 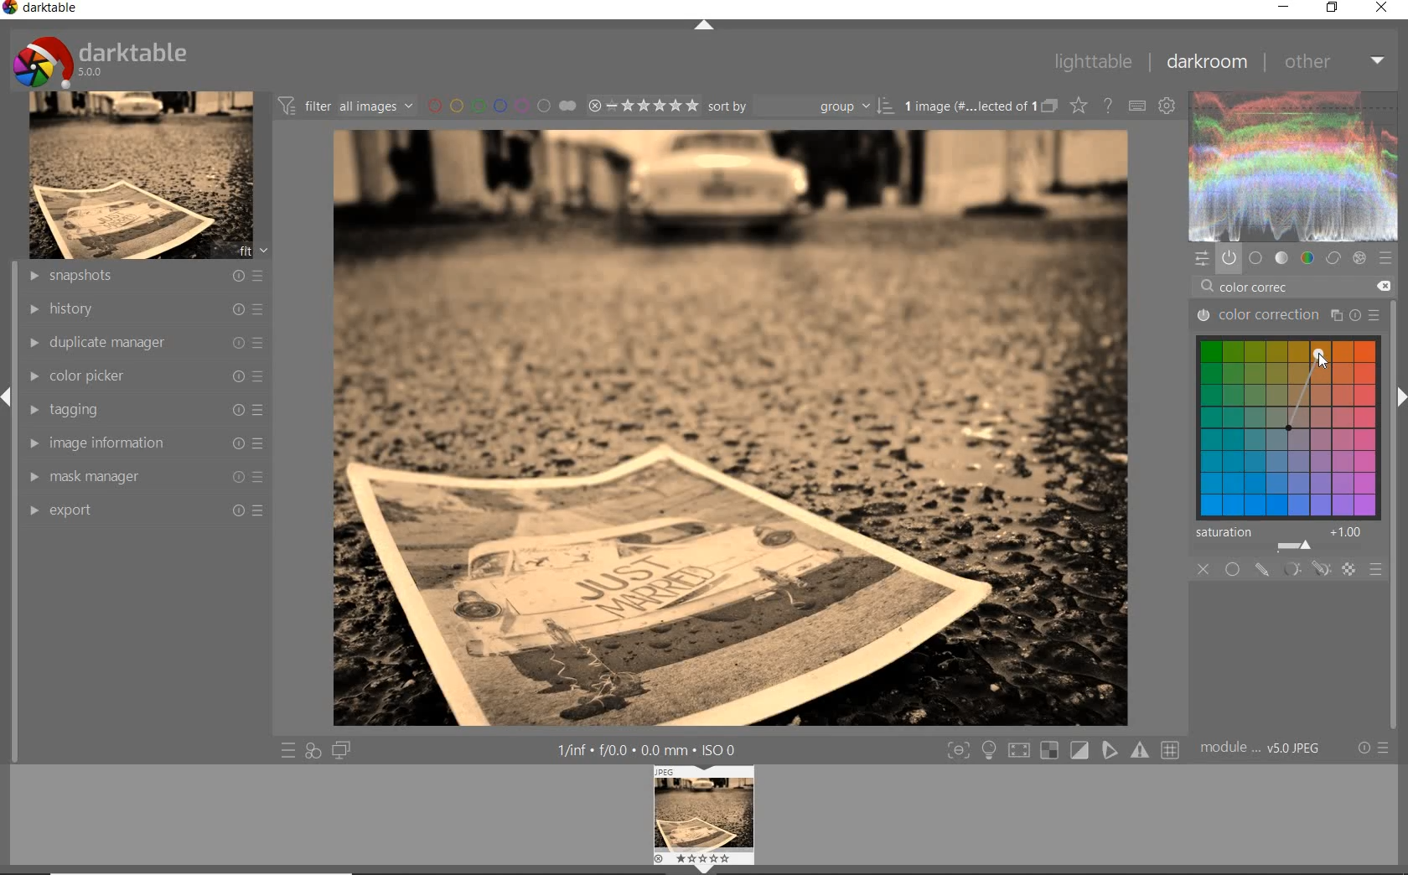 I want to click on base, so click(x=1255, y=259).